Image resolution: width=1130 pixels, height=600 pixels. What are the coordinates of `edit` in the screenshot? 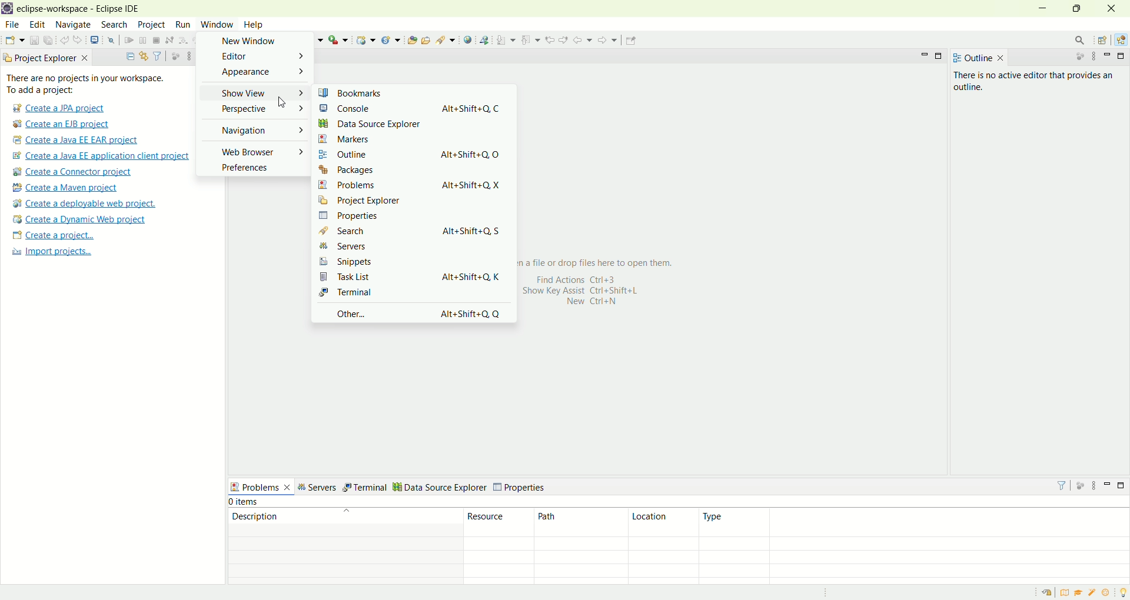 It's located at (39, 24).